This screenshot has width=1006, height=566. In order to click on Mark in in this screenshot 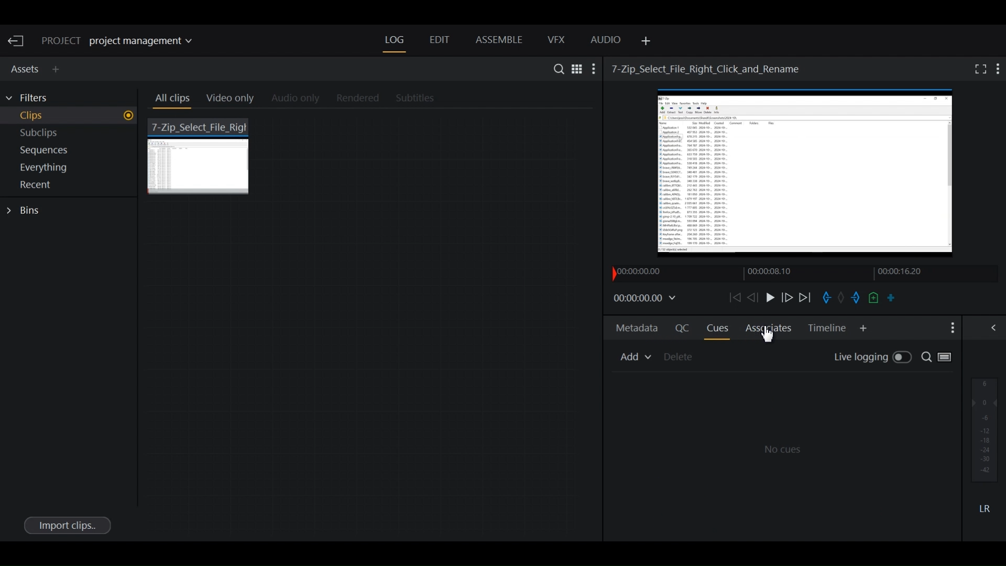, I will do `click(826, 298)`.